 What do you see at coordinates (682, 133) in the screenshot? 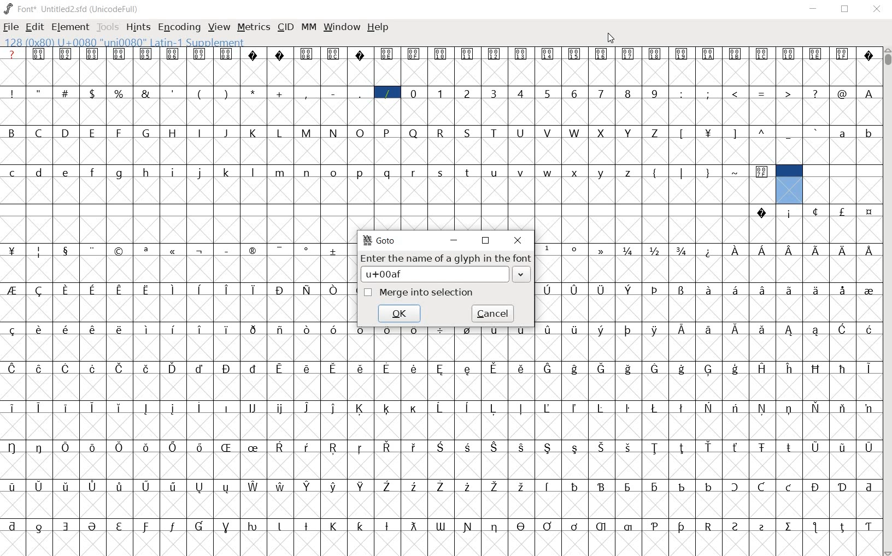
I see `[` at bounding box center [682, 133].